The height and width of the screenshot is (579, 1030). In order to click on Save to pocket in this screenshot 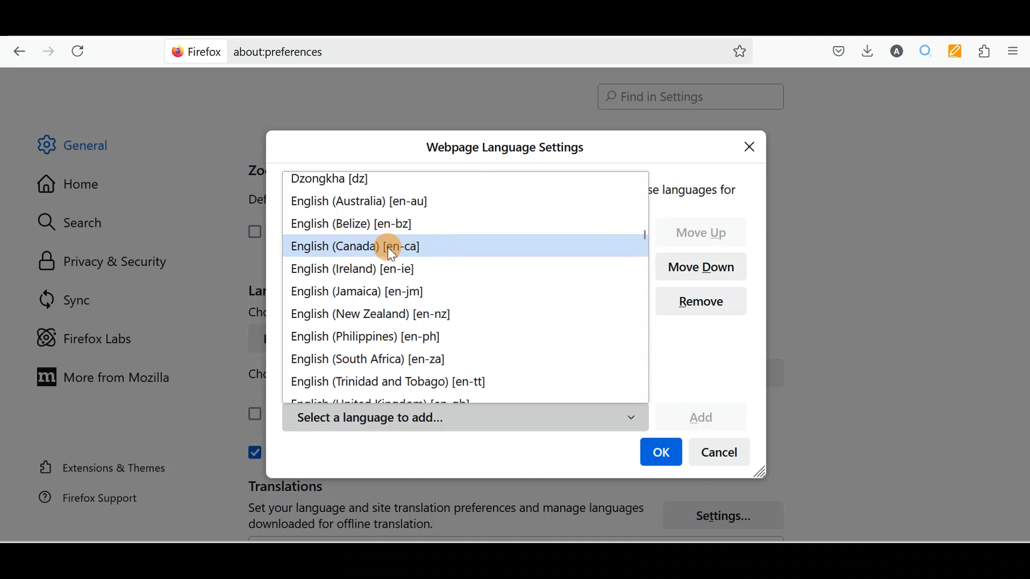, I will do `click(835, 51)`.